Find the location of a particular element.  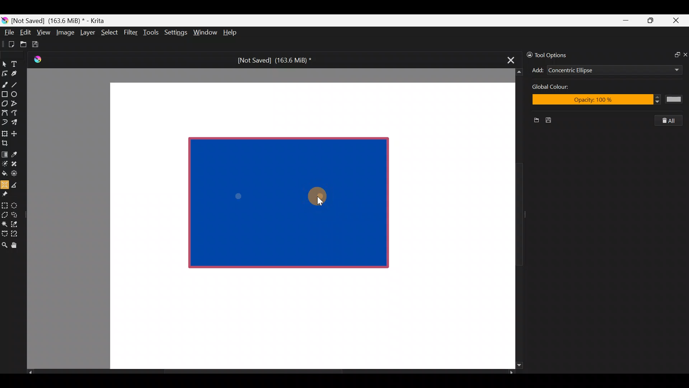

Settings is located at coordinates (177, 34).